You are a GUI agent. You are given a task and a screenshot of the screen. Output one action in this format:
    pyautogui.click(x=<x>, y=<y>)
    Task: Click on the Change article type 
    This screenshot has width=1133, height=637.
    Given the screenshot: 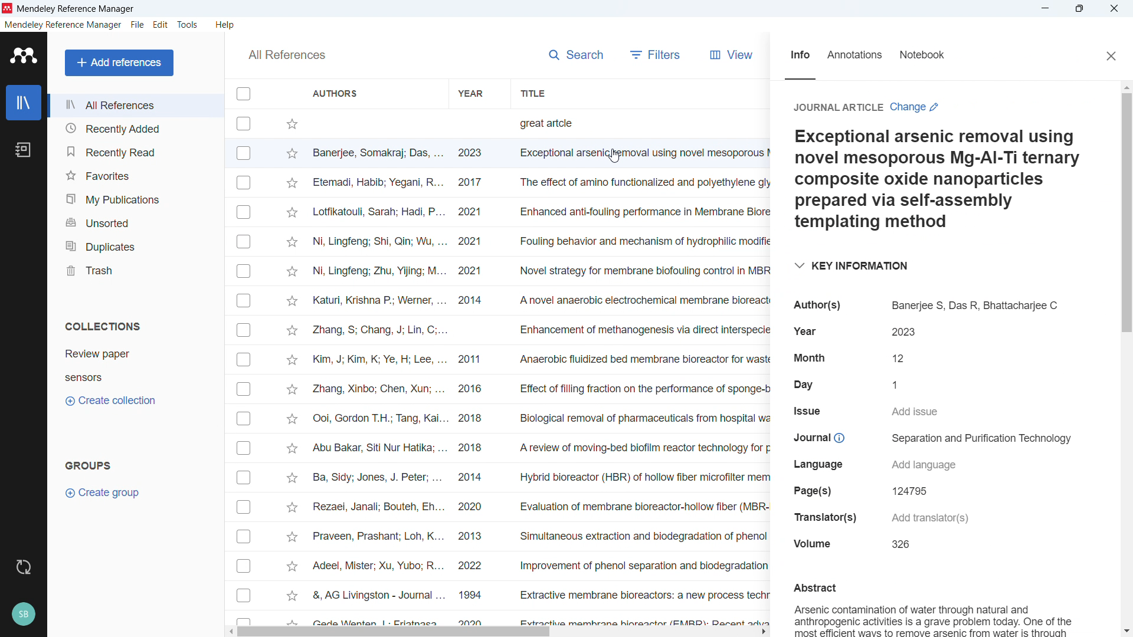 What is the action you would take?
    pyautogui.click(x=915, y=107)
    